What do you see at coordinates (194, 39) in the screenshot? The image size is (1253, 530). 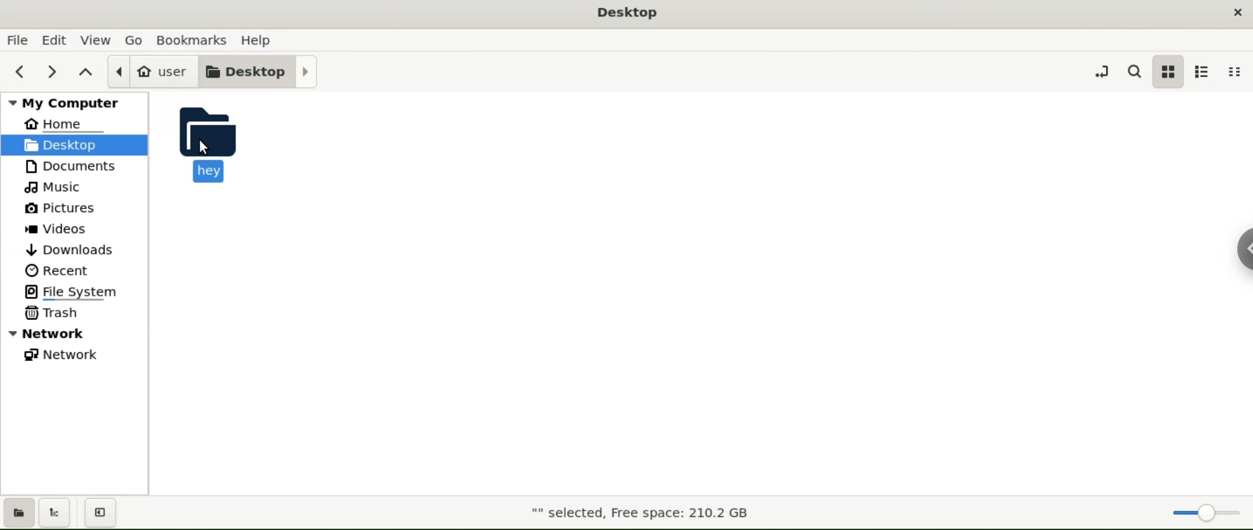 I see `bookmarks` at bounding box center [194, 39].